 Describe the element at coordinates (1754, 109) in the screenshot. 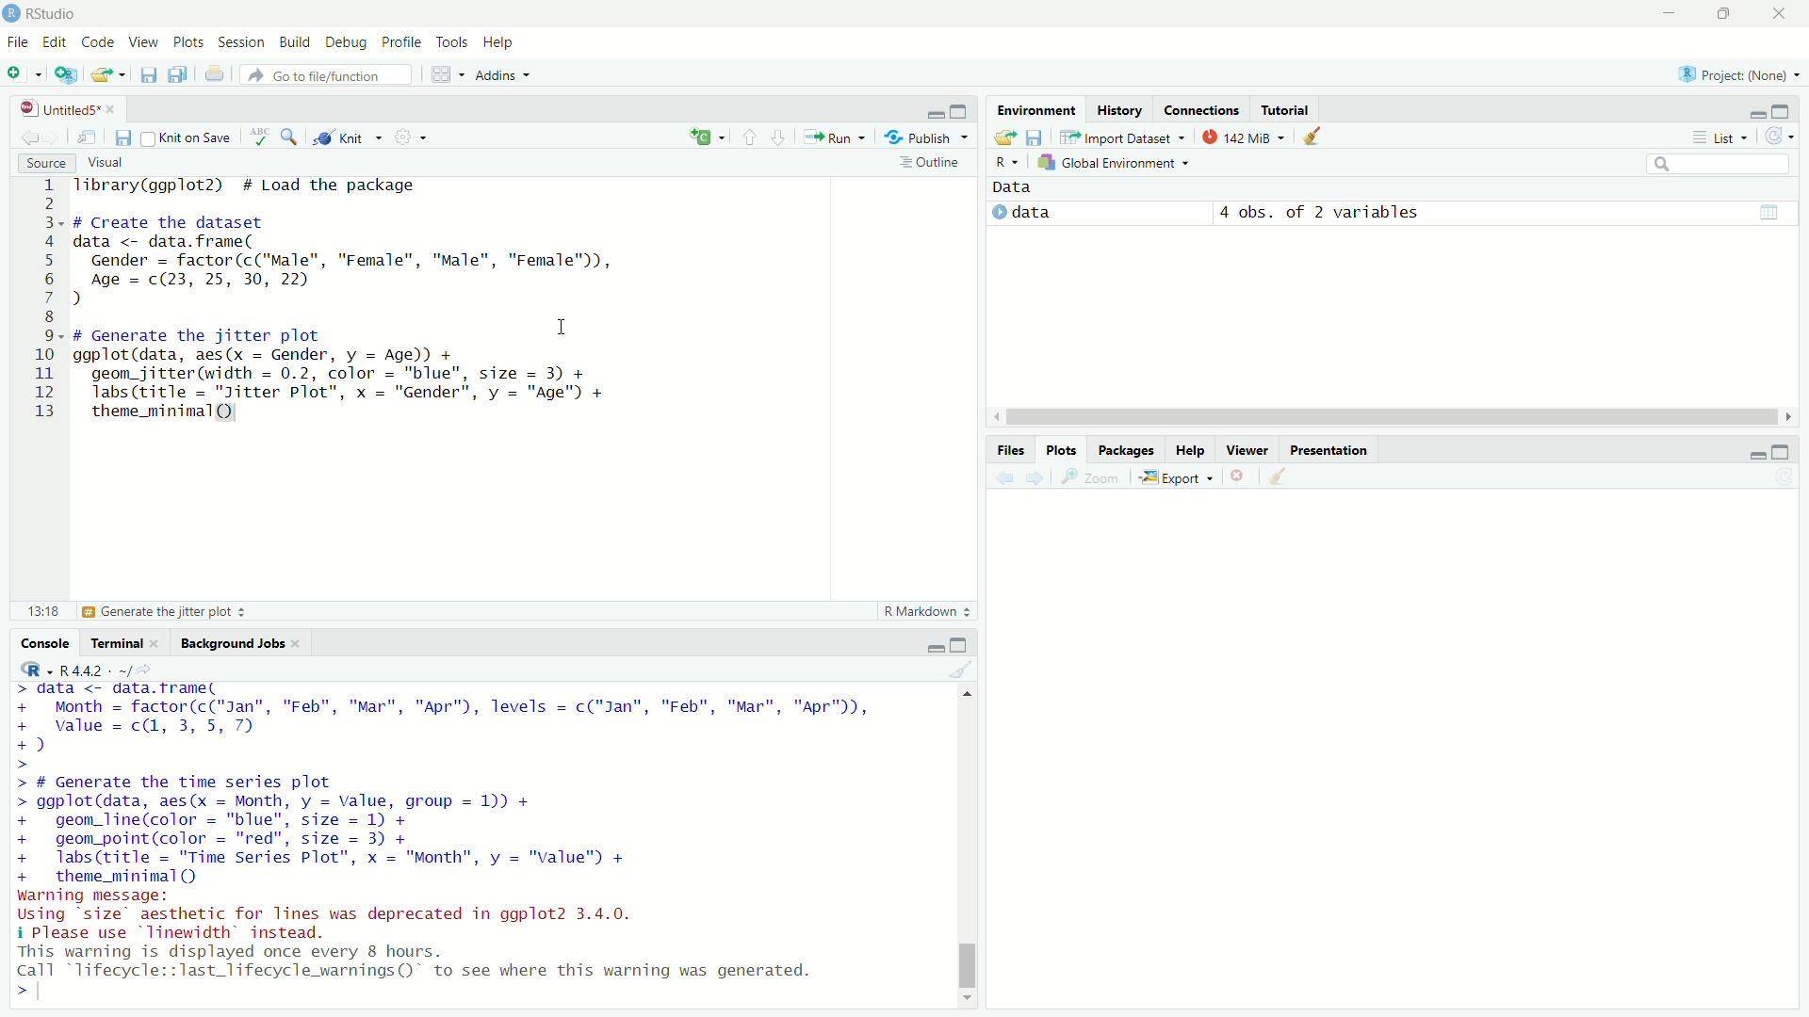

I see `minimize` at that location.